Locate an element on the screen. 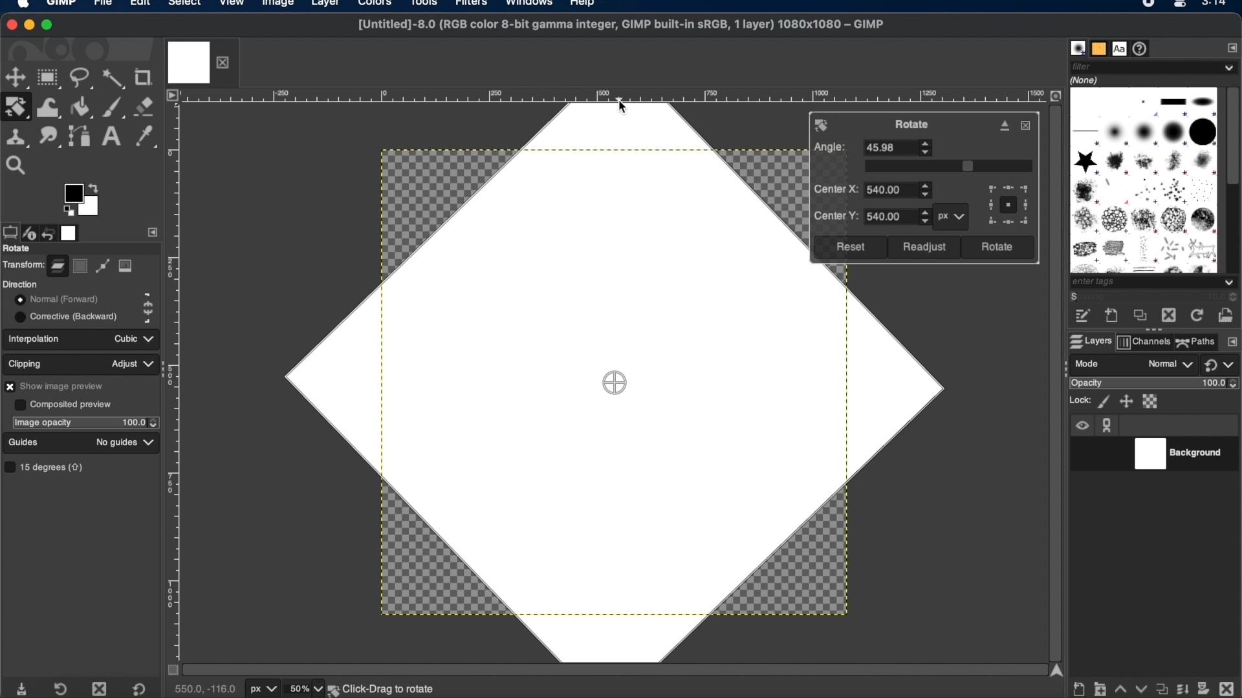 This screenshot has width=1242, height=698. brushes is located at coordinates (1077, 48).